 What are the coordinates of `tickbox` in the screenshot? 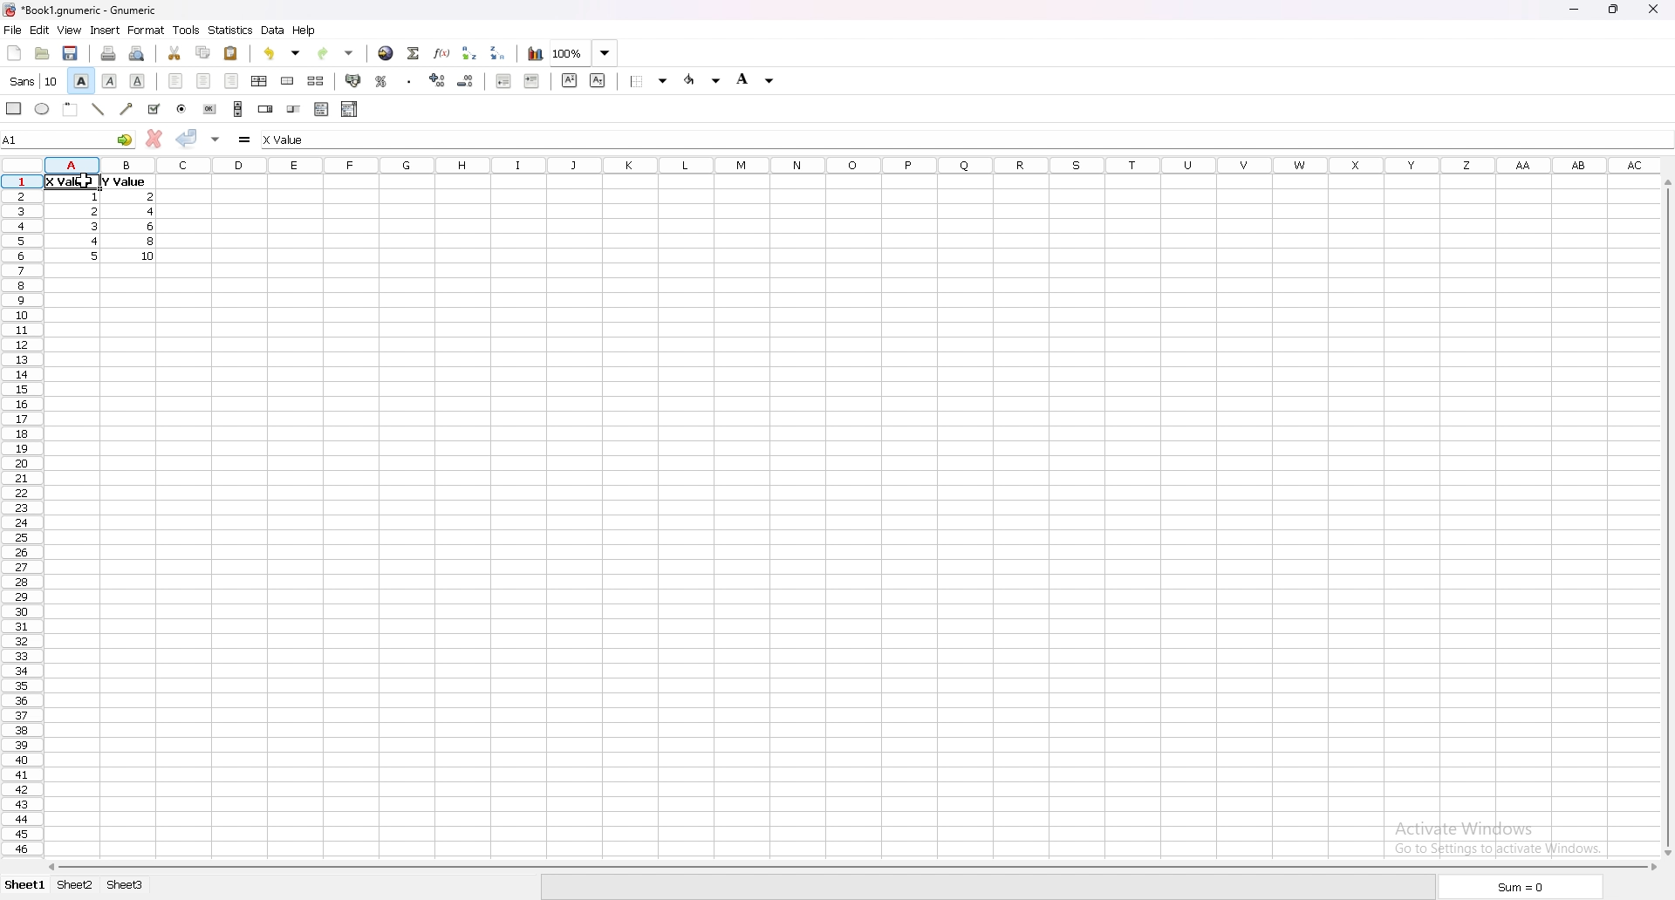 It's located at (153, 109).